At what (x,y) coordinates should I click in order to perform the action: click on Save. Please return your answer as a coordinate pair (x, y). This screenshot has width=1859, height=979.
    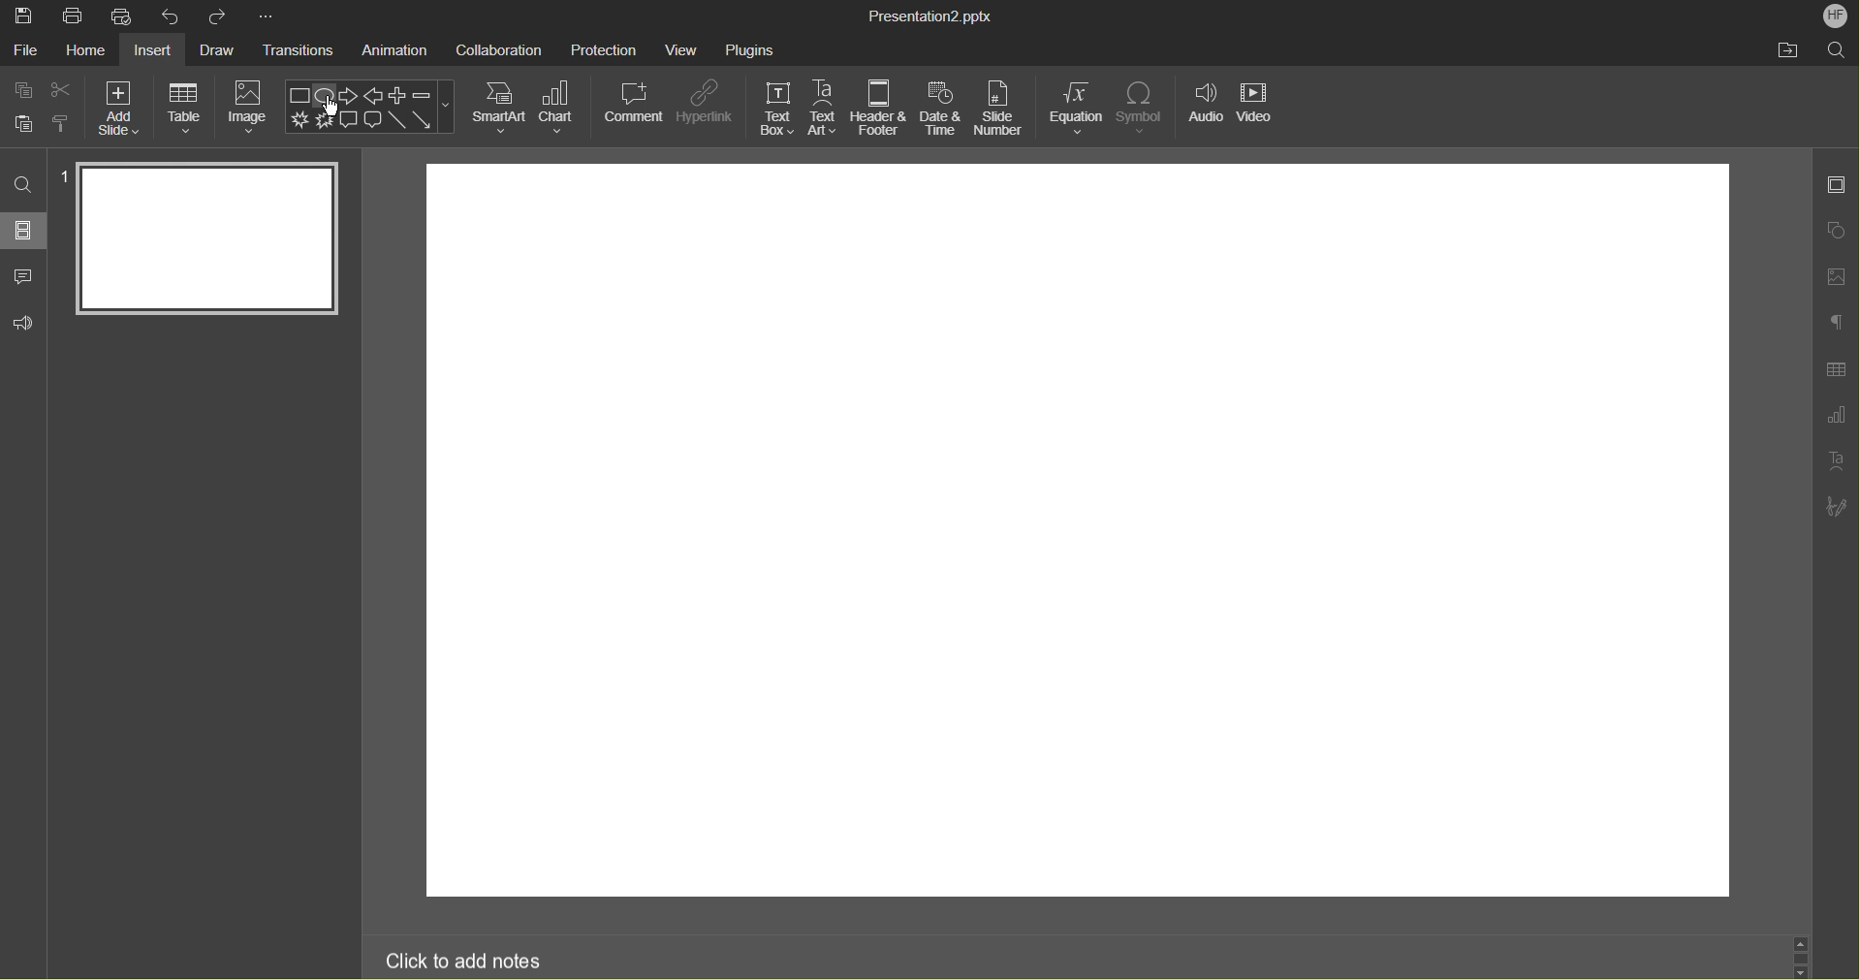
    Looking at the image, I should click on (22, 16).